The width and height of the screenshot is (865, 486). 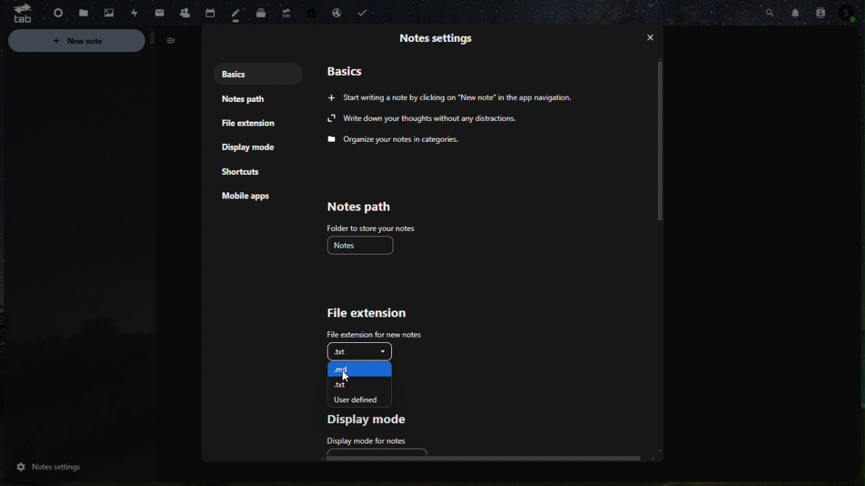 What do you see at coordinates (366, 383) in the screenshot?
I see `.txt` at bounding box center [366, 383].